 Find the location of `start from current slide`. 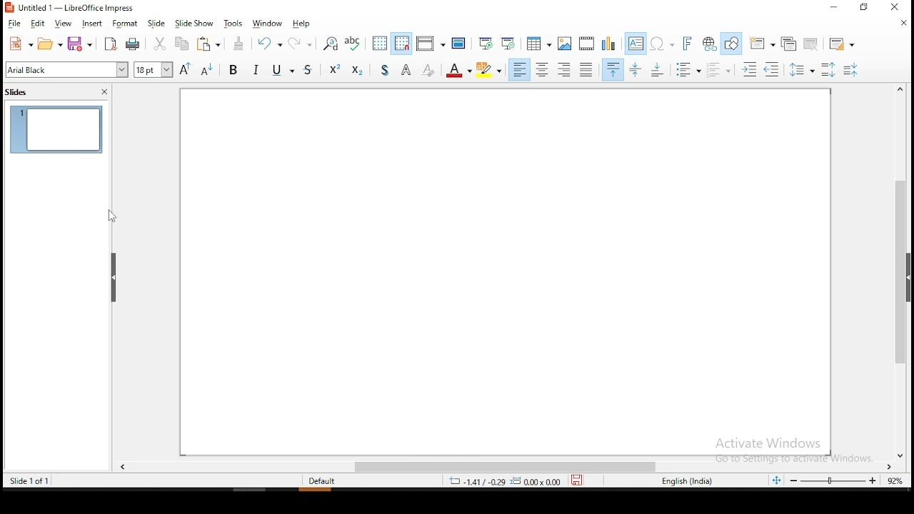

start from current slide is located at coordinates (510, 43).